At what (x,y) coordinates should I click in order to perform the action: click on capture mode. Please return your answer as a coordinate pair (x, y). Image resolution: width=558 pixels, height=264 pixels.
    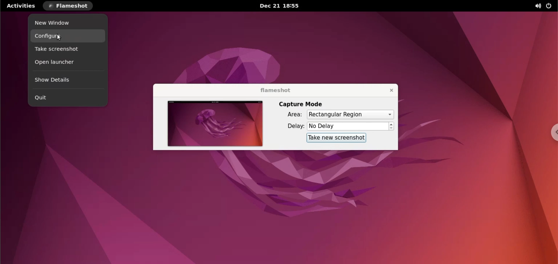
    Looking at the image, I should click on (299, 104).